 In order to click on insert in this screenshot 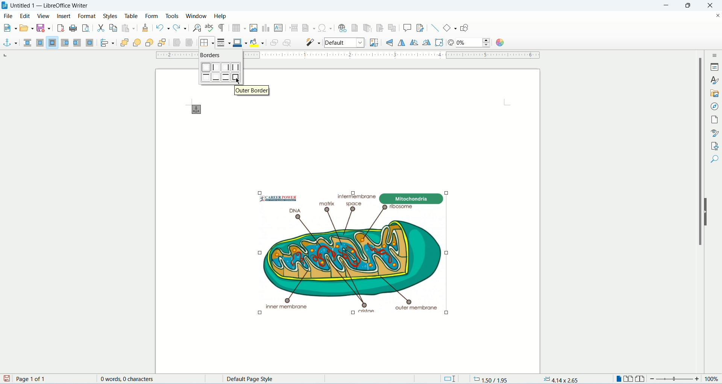, I will do `click(65, 15)`.